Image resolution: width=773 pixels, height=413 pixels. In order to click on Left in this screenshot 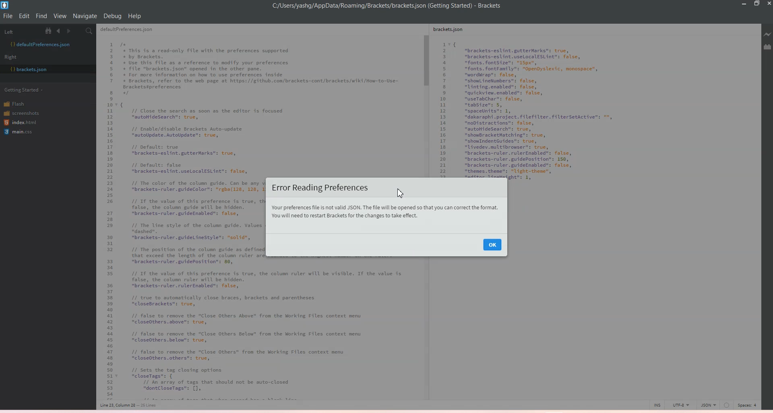, I will do `click(20, 31)`.